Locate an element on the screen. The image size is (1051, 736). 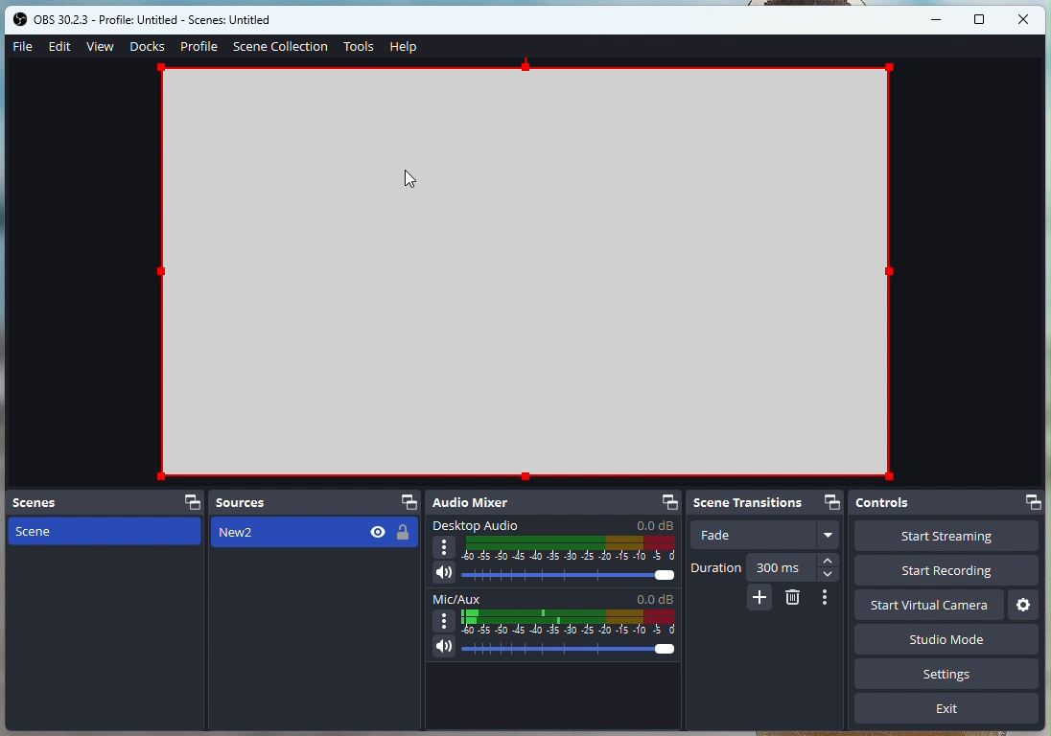
cursor is located at coordinates (411, 181).